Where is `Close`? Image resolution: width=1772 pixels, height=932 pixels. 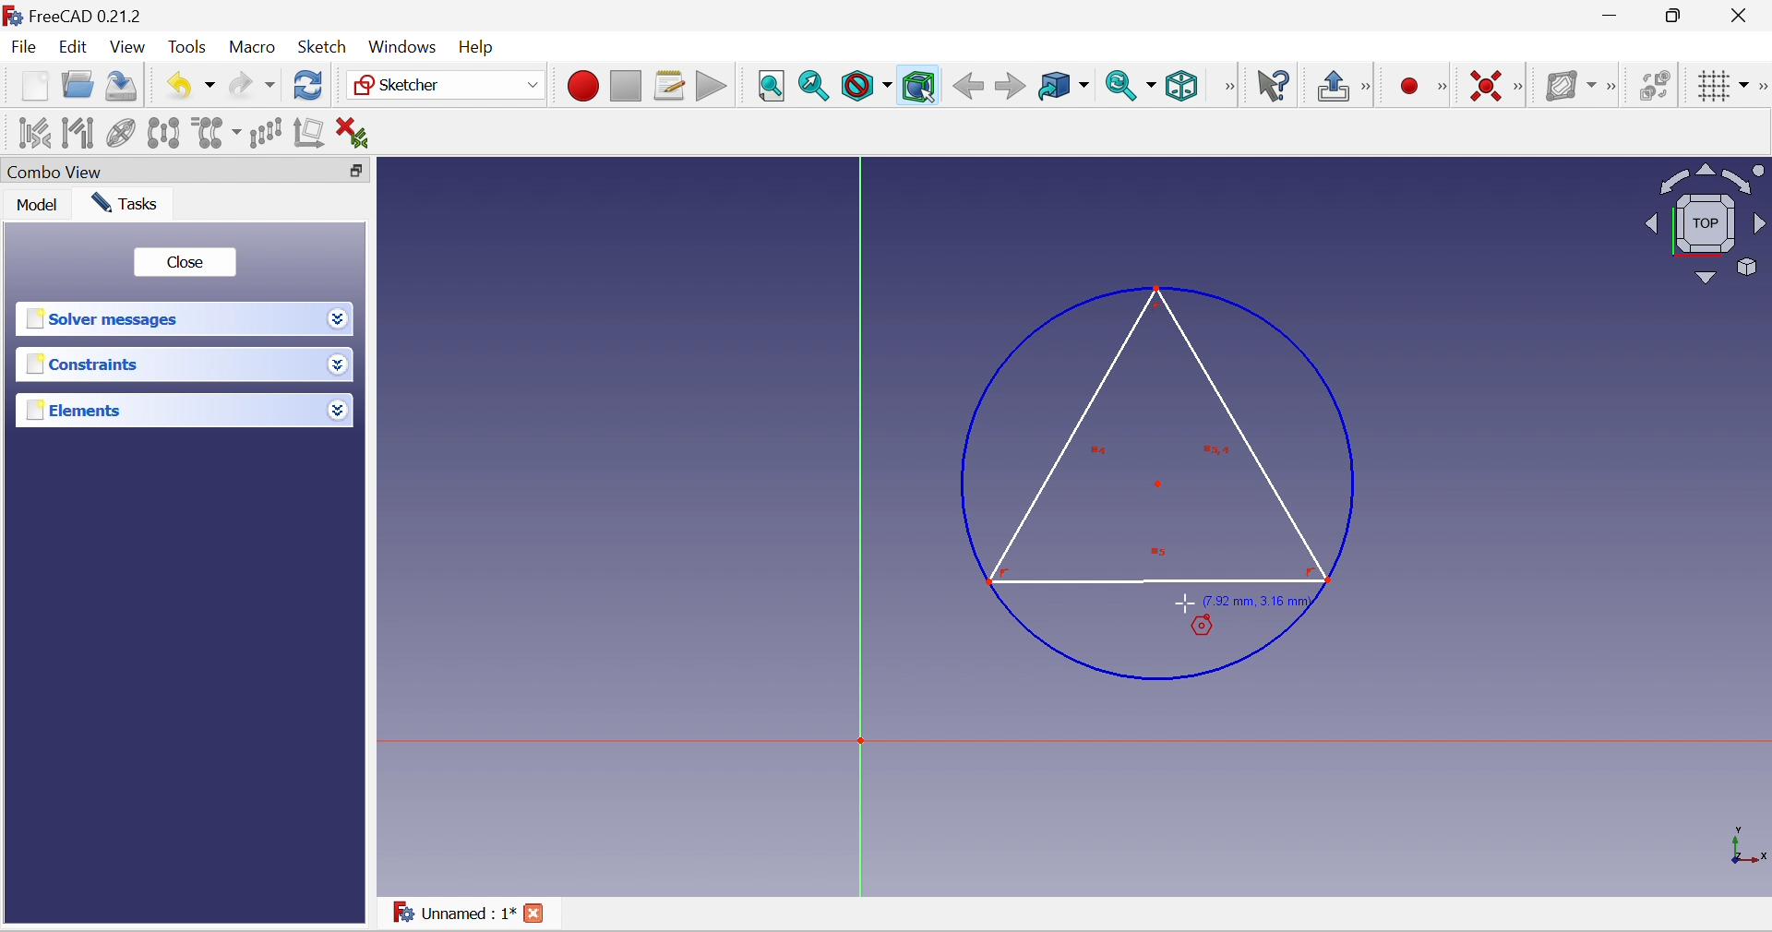
Close is located at coordinates (533, 913).